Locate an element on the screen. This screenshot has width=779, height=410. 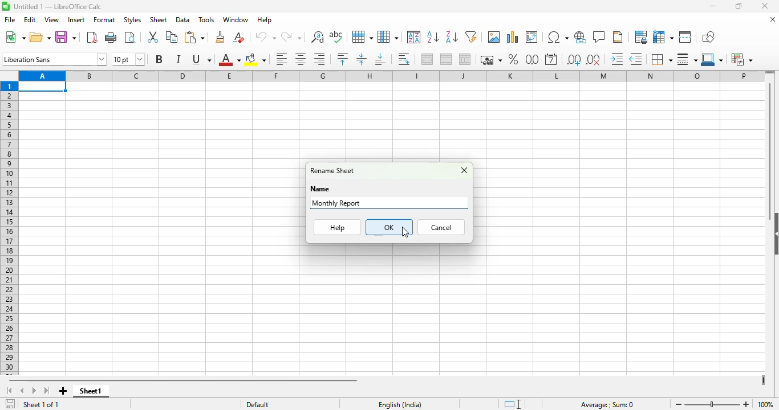
border style is located at coordinates (687, 60).